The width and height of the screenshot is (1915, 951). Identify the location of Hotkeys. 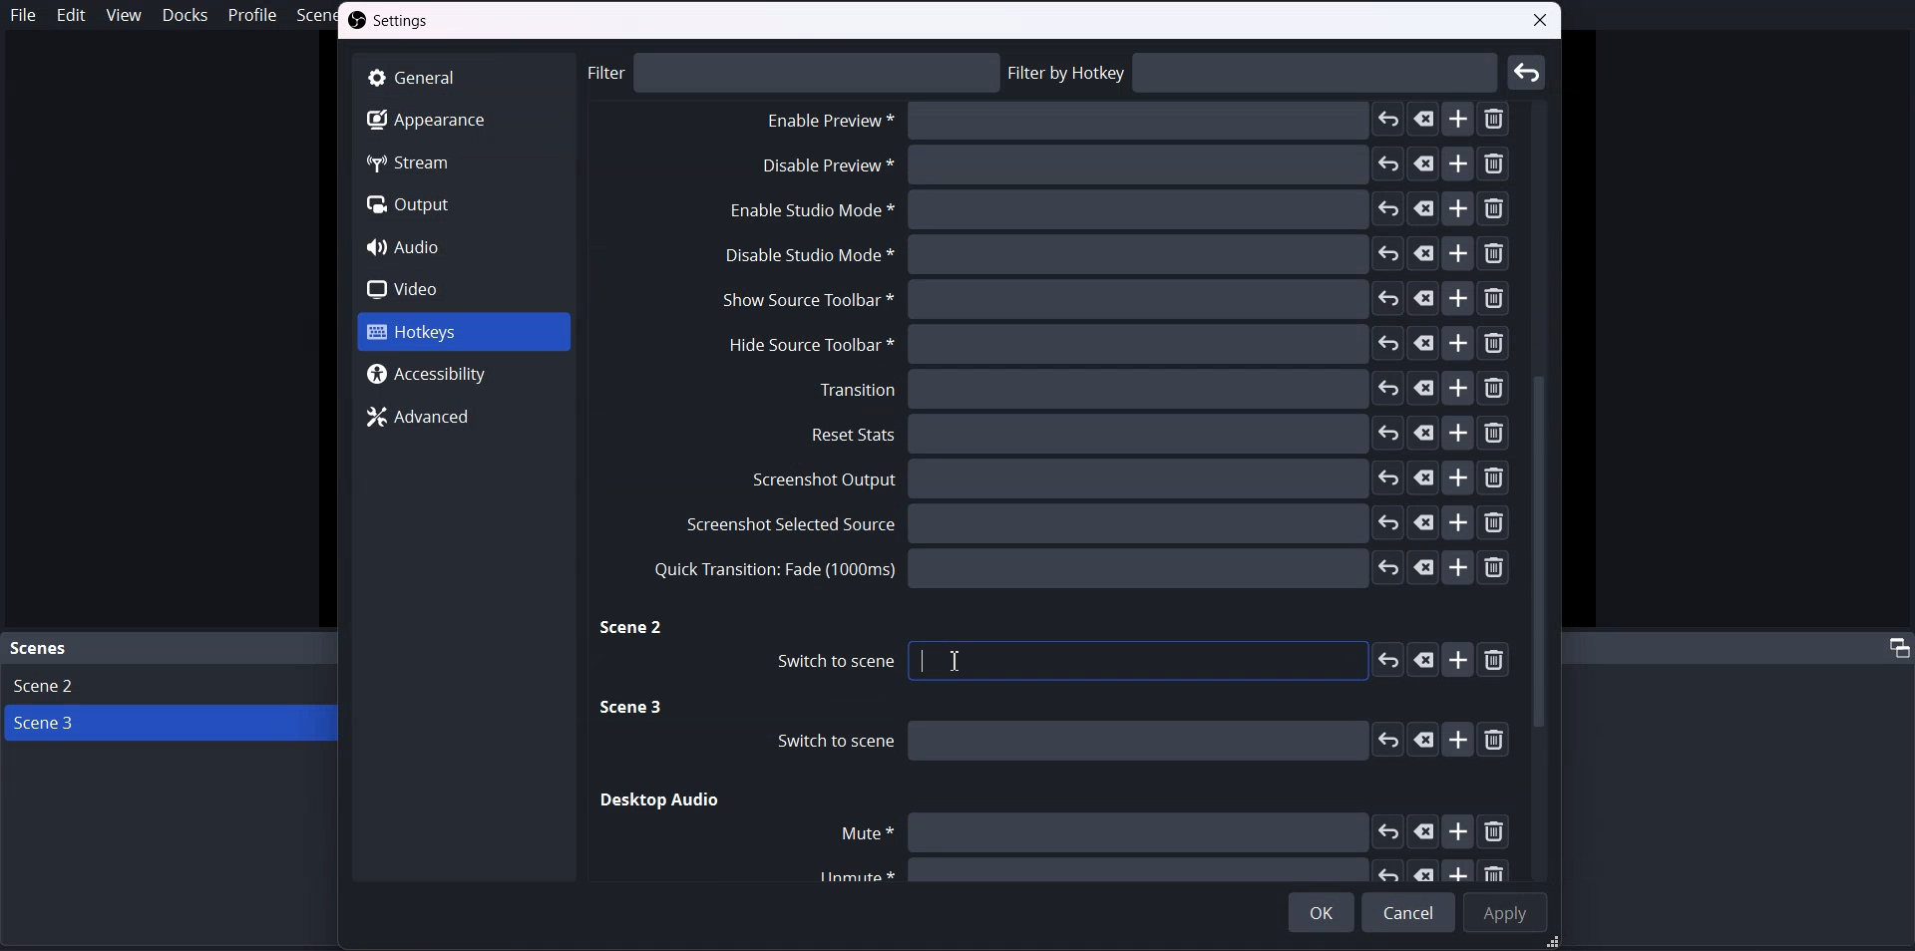
(461, 333).